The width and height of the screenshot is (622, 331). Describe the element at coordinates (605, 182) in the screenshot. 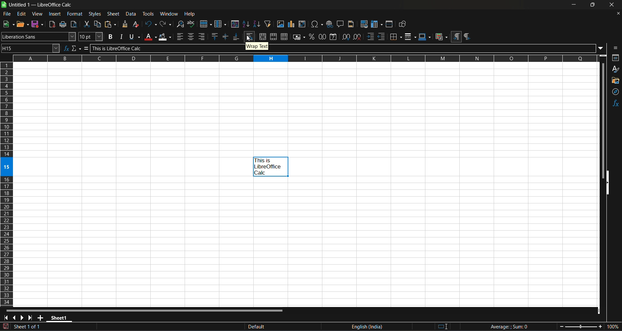

I see `hide` at that location.